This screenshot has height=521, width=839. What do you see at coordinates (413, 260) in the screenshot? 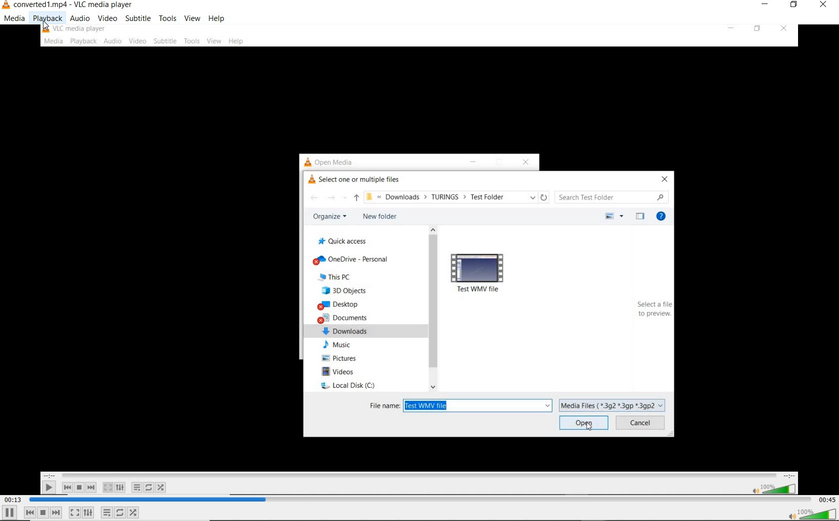
I see `video` at bounding box center [413, 260].